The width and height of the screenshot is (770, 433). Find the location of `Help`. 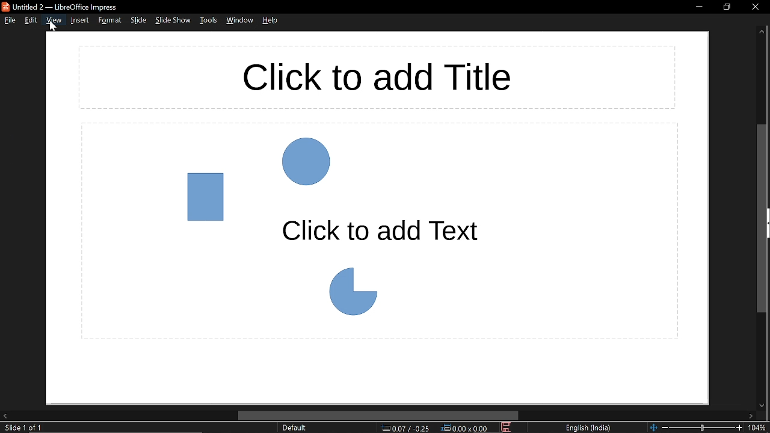

Help is located at coordinates (271, 22).